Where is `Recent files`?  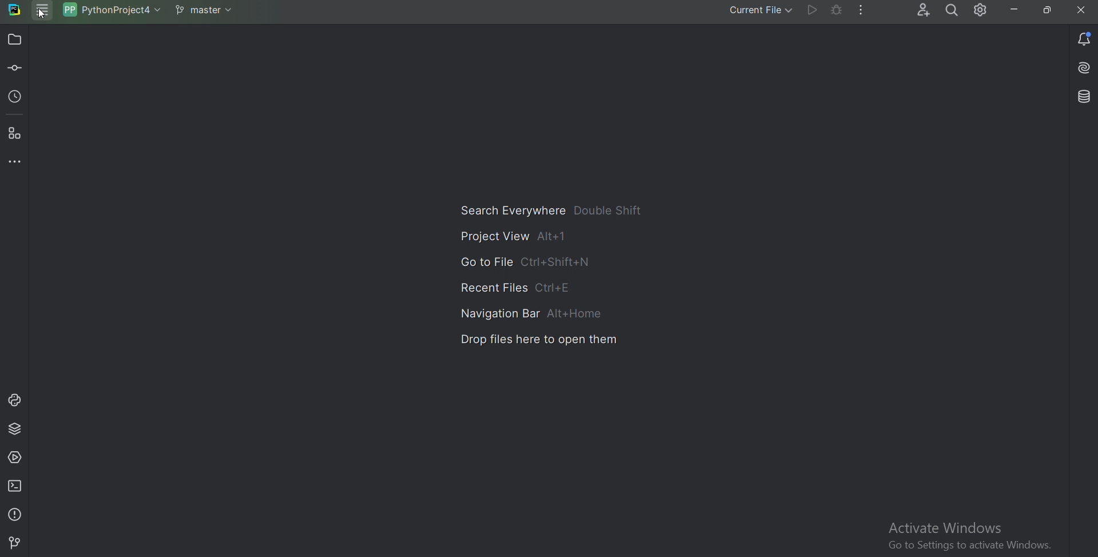 Recent files is located at coordinates (507, 286).